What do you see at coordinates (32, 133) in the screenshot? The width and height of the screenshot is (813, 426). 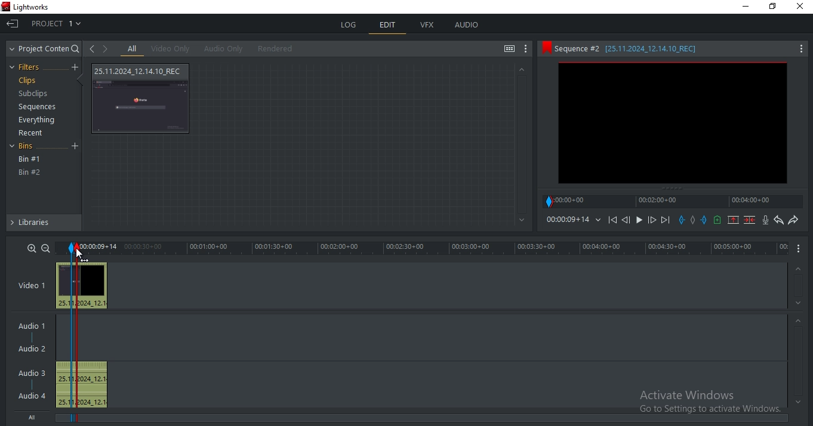 I see `recent` at bounding box center [32, 133].